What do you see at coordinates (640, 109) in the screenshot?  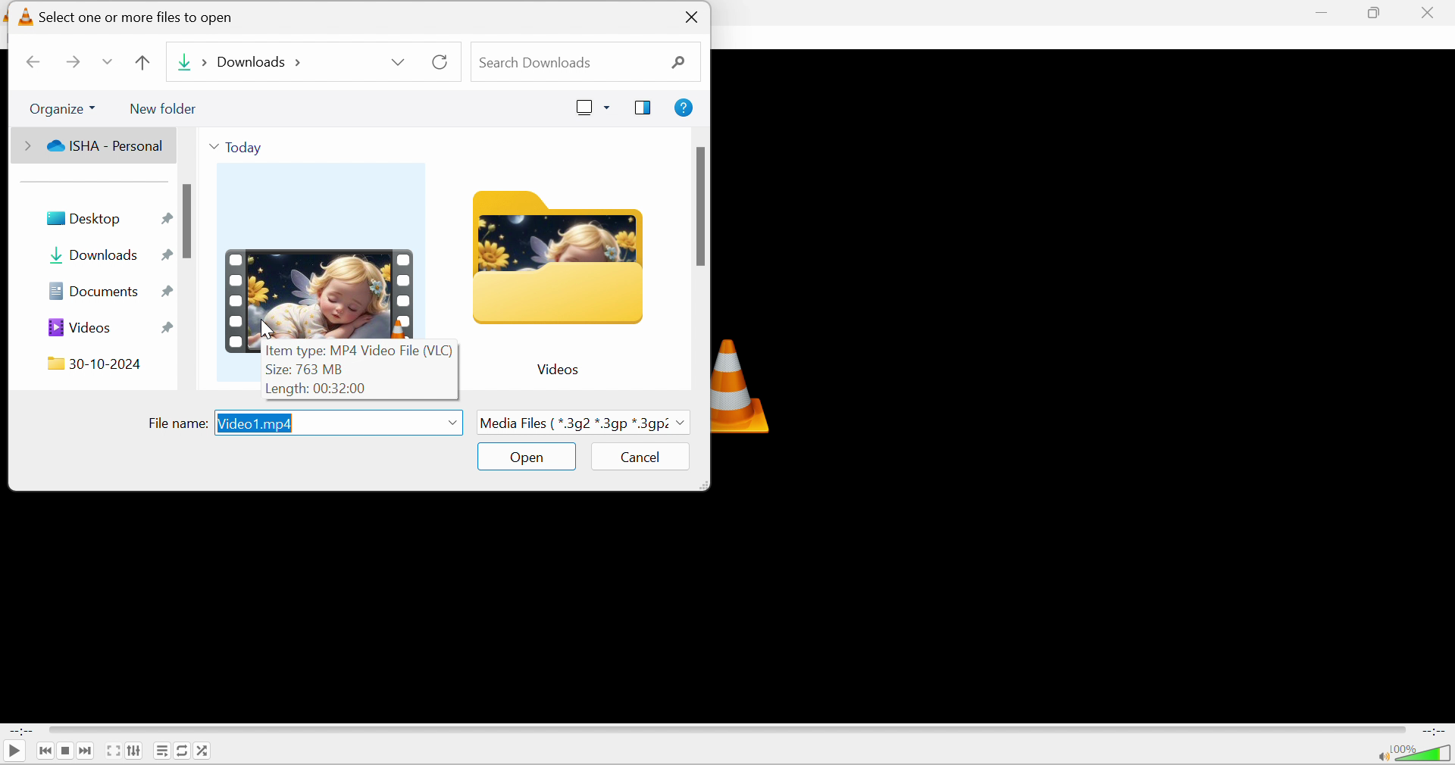 I see `Show the preview pane` at bounding box center [640, 109].